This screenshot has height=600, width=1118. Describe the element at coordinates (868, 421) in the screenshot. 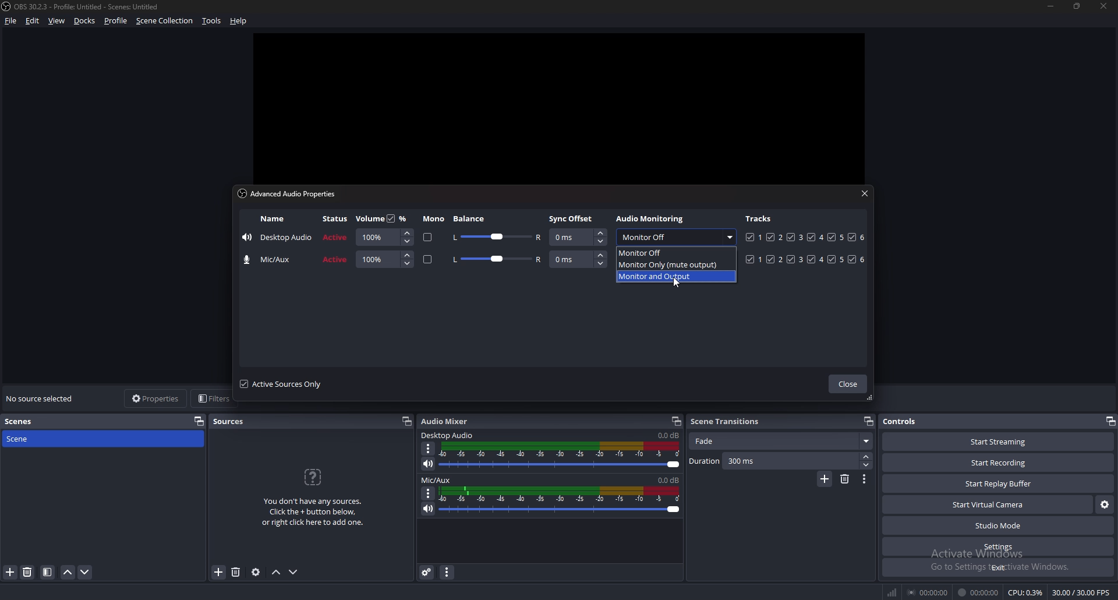

I see `popout` at that location.